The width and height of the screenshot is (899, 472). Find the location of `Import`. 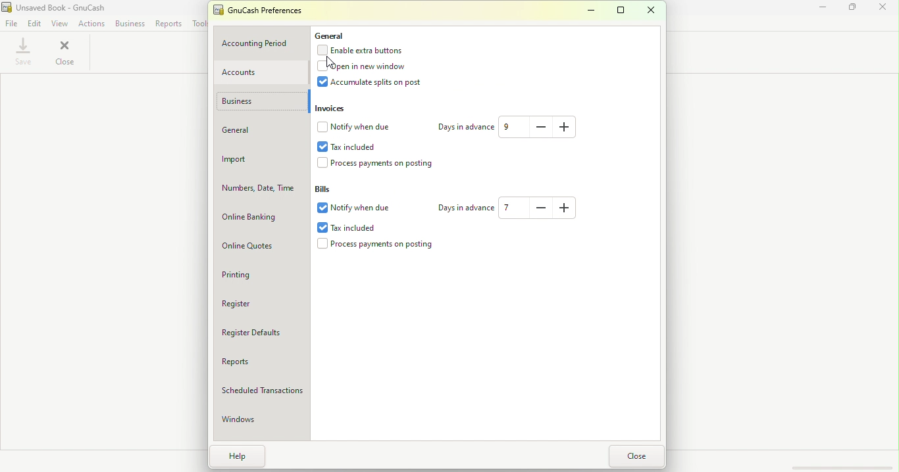

Import is located at coordinates (257, 160).